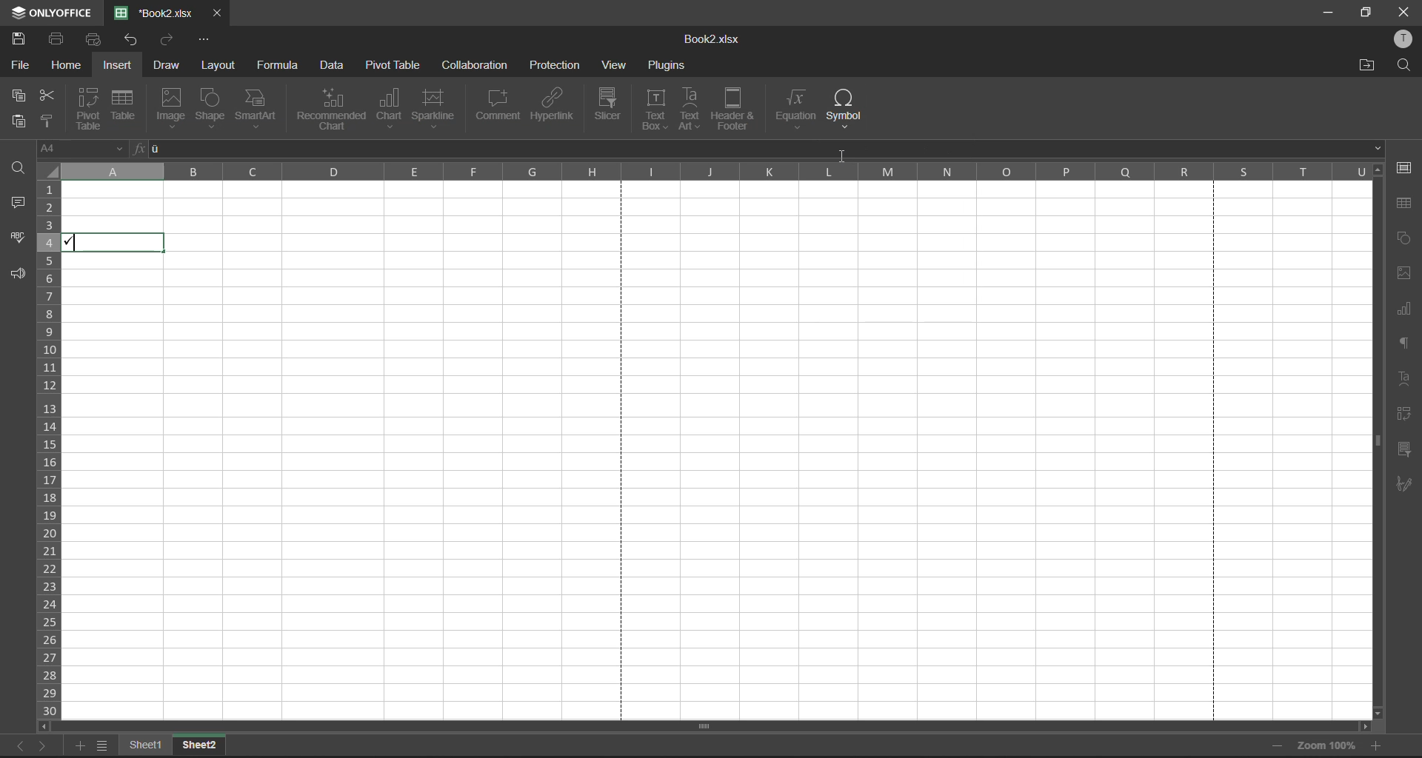 The image size is (1422, 758). I want to click on customize quick access toolbar, so click(201, 41).